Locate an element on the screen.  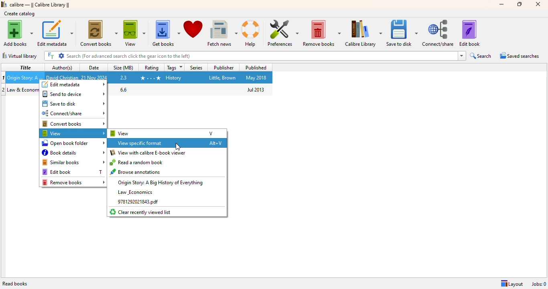
size (MB) is located at coordinates (124, 67).